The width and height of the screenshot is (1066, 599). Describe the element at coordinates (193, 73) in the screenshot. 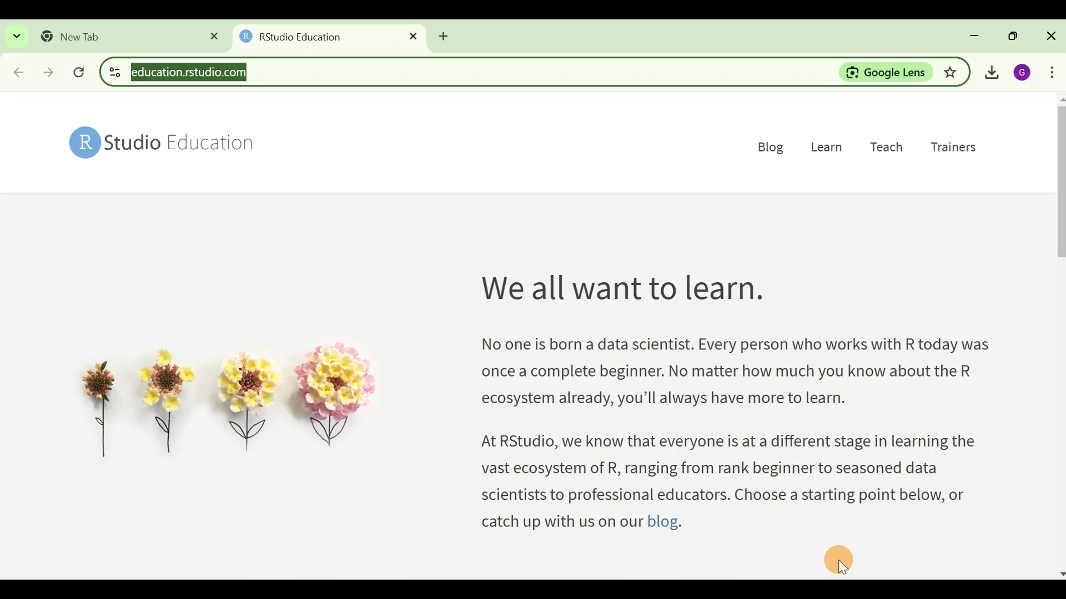

I see `education.rstudio.com` at that location.